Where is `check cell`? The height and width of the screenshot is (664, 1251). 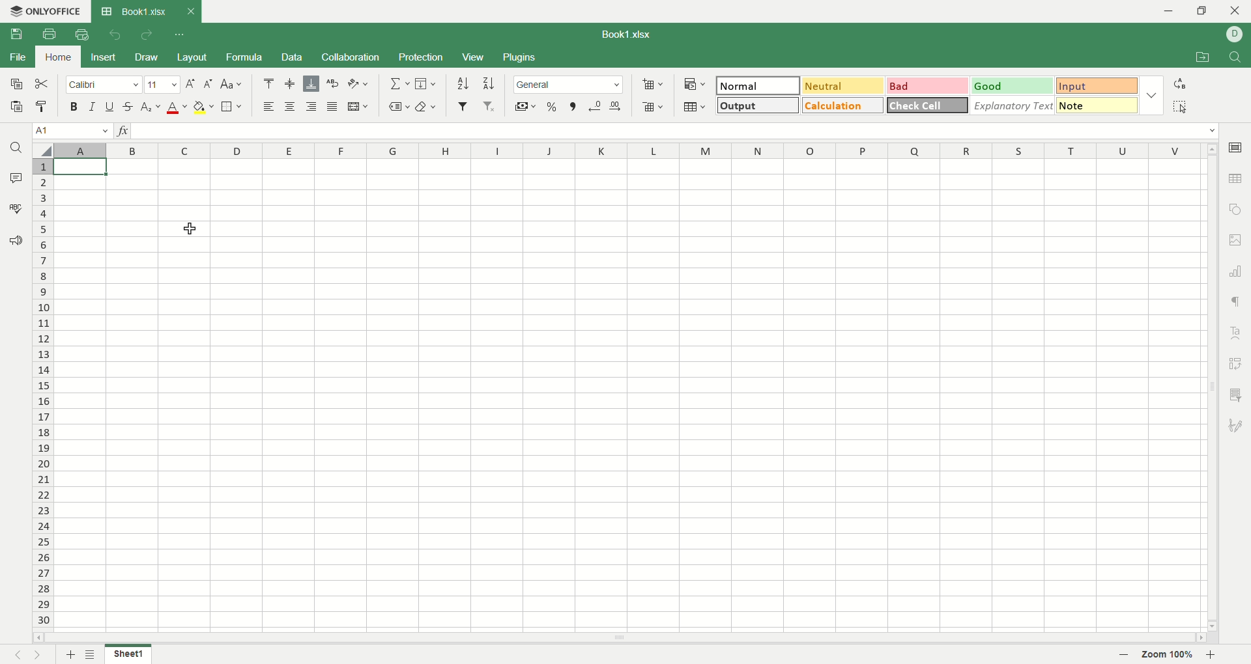 check cell is located at coordinates (928, 105).